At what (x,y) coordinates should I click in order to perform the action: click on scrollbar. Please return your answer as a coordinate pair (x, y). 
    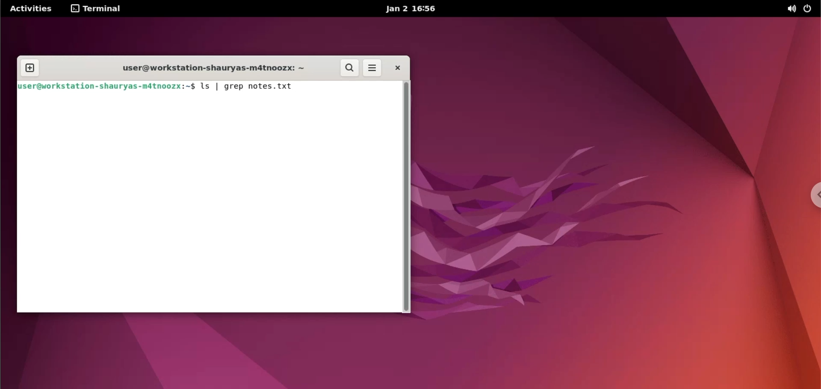
    Looking at the image, I should click on (407, 196).